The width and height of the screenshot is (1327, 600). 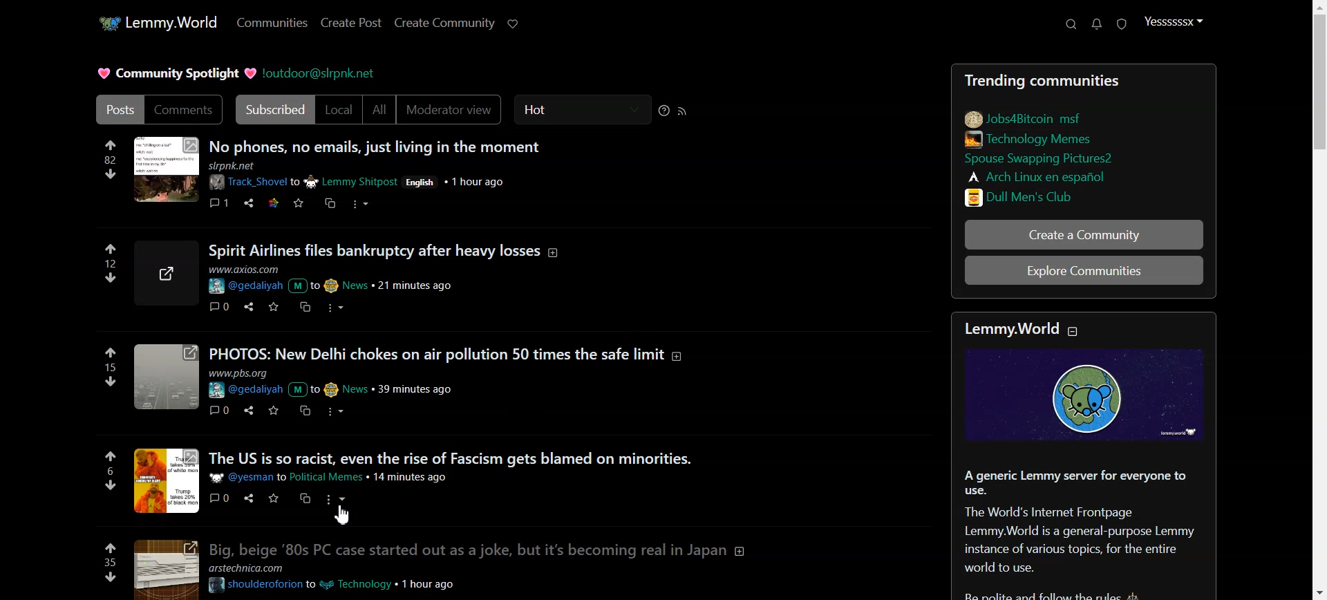 What do you see at coordinates (1085, 272) in the screenshot?
I see `Explore Communities` at bounding box center [1085, 272].